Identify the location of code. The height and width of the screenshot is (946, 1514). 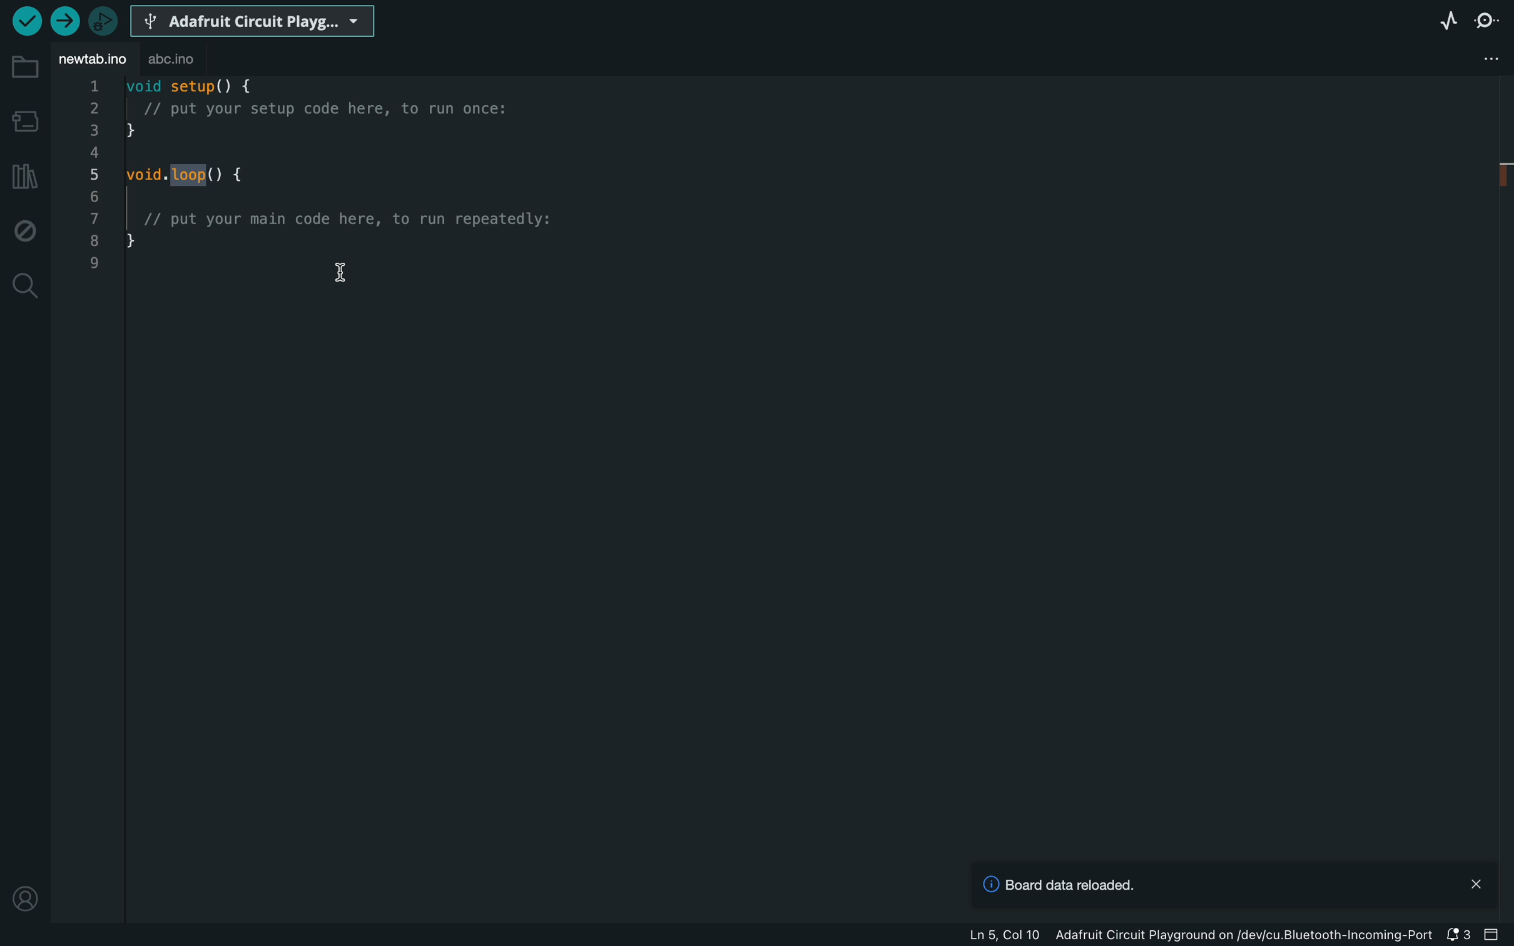
(359, 164).